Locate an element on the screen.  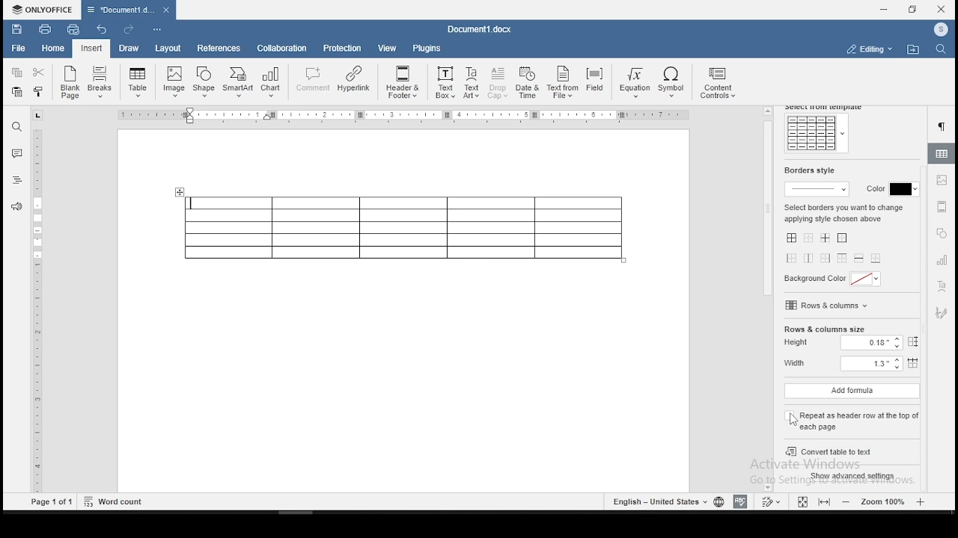
find is located at coordinates (17, 126).